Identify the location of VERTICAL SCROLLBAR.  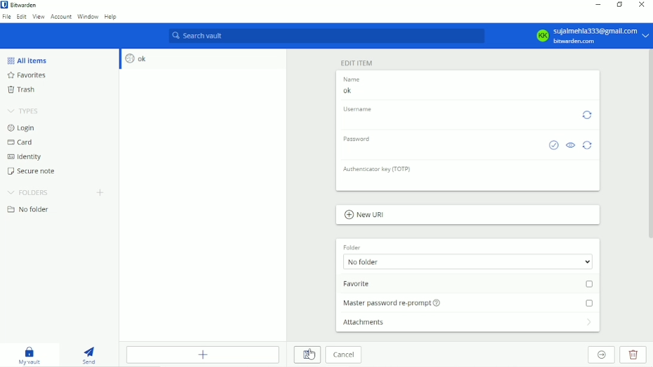
(651, 144).